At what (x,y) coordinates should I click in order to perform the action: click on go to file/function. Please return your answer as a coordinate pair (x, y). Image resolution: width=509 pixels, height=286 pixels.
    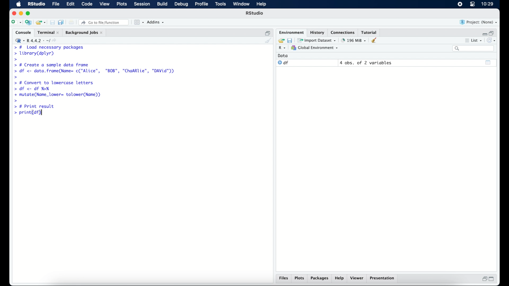
    Looking at the image, I should click on (104, 22).